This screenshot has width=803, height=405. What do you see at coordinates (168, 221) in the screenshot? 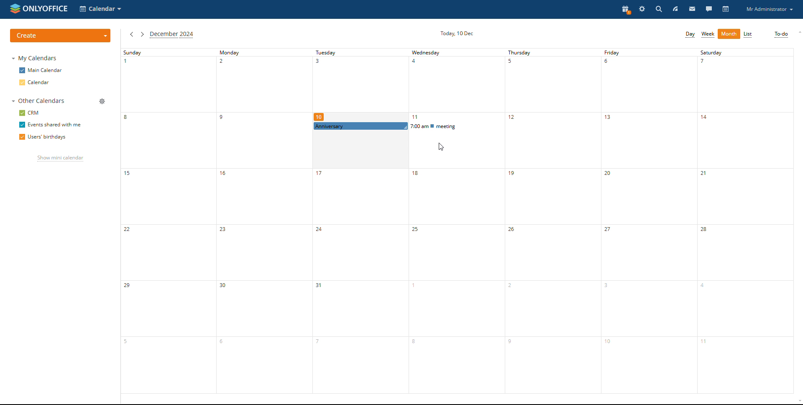
I see `sunday` at bounding box center [168, 221].